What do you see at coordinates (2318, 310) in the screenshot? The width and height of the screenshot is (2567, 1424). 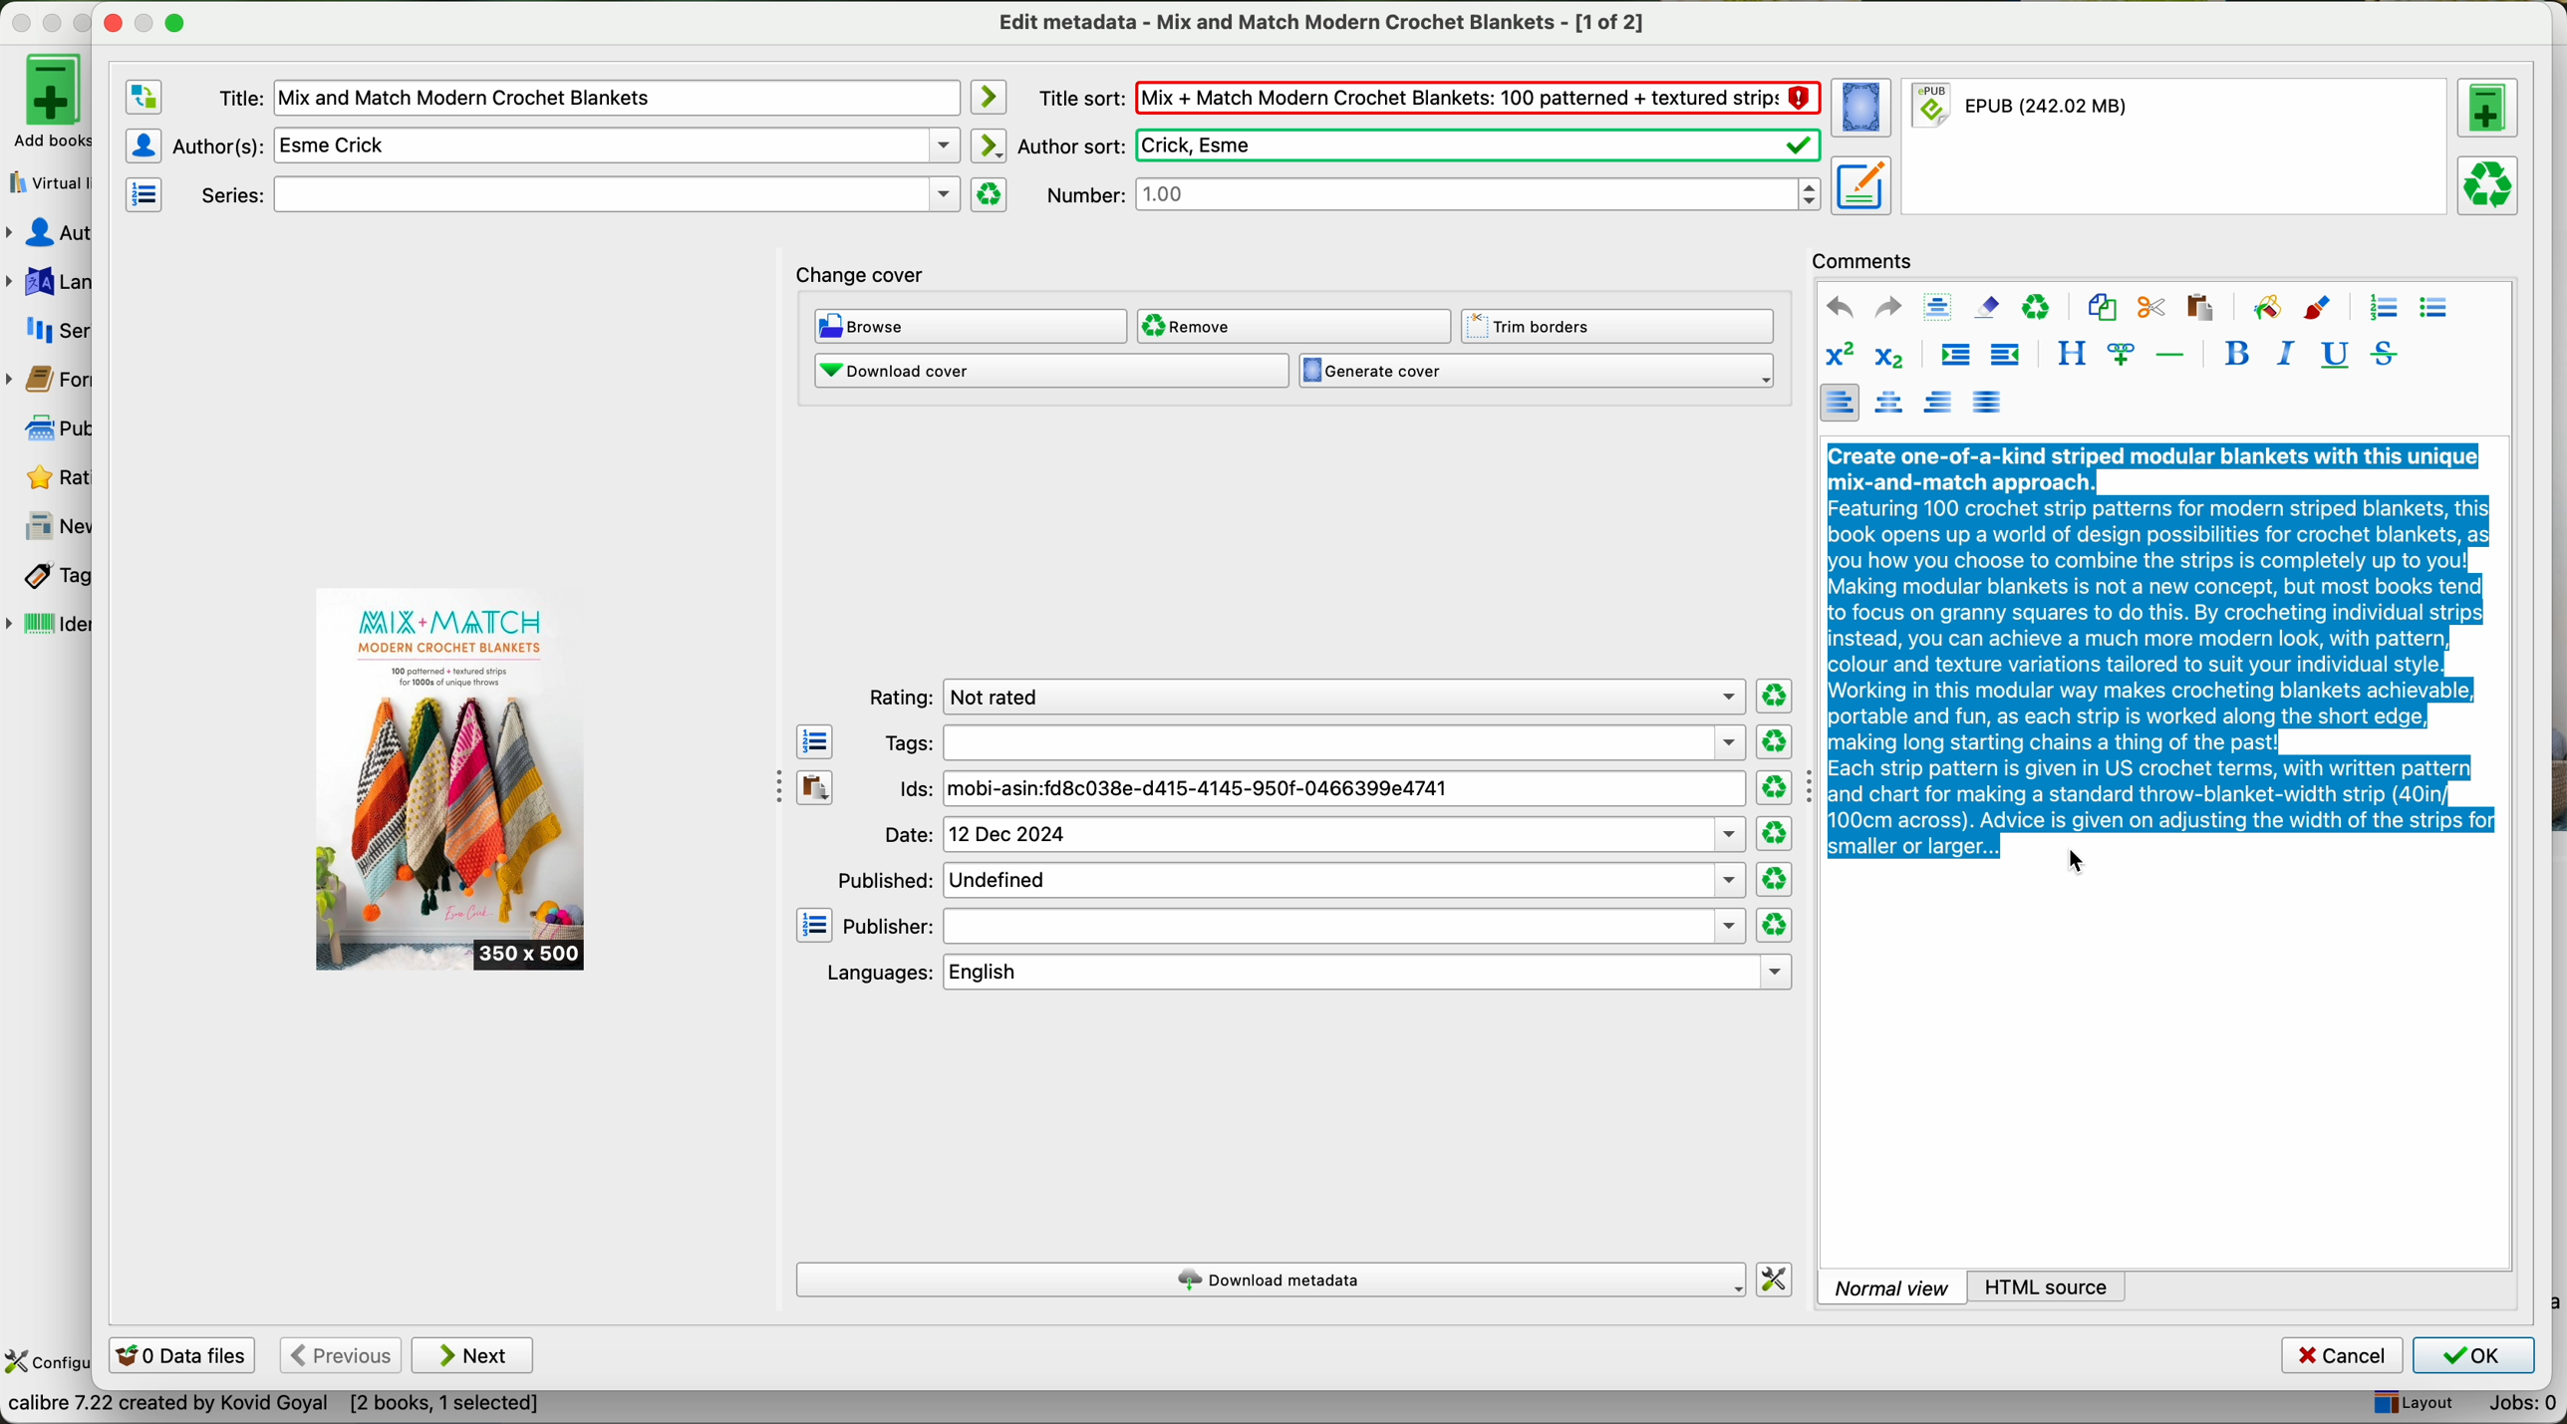 I see `foreground color` at bounding box center [2318, 310].